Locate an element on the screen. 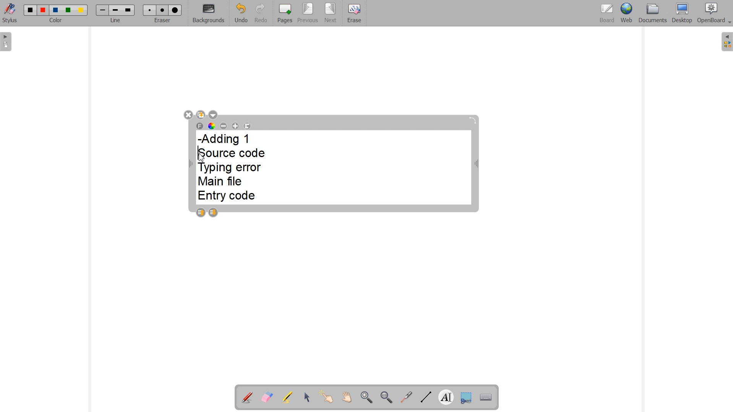 The image size is (733, 412). Close is located at coordinates (188, 114).